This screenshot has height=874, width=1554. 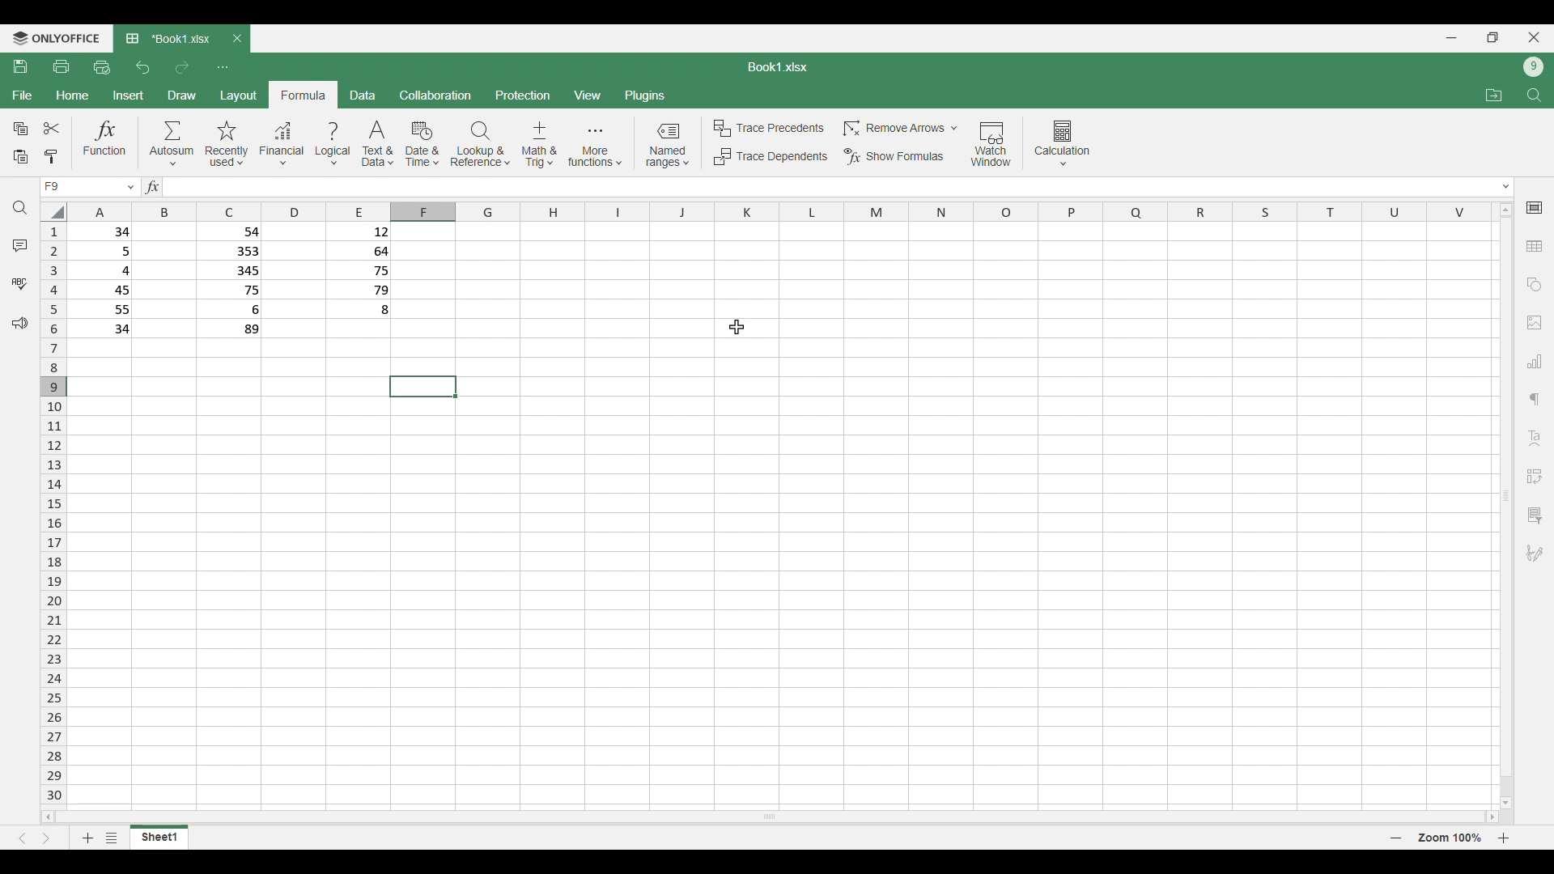 What do you see at coordinates (227, 144) in the screenshot?
I see `Recently used` at bounding box center [227, 144].